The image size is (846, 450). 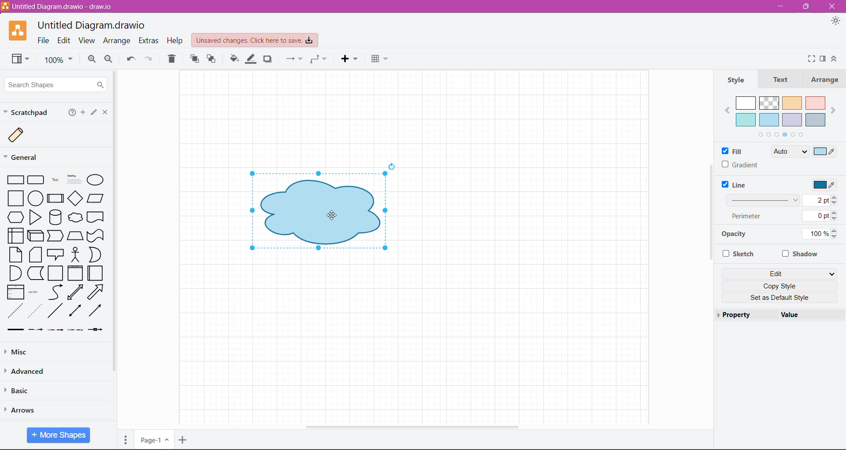 I want to click on Trash, so click(x=171, y=60).